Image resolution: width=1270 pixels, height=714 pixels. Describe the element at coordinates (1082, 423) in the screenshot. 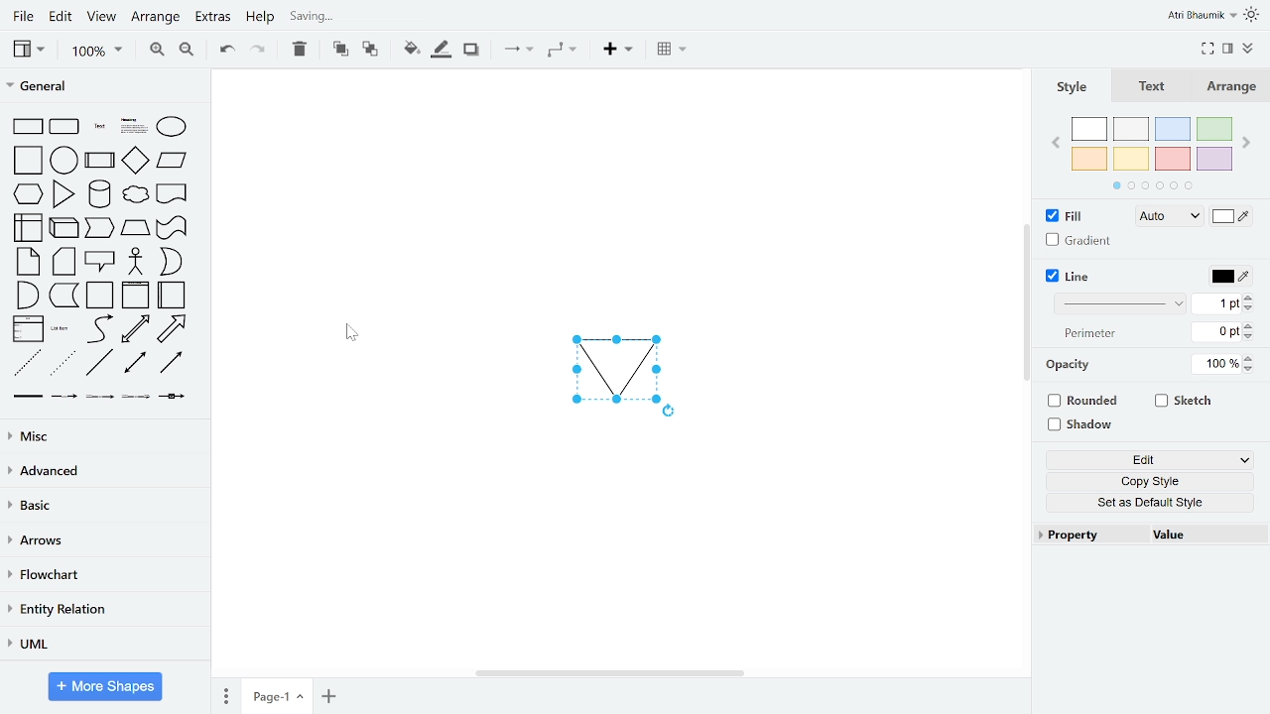

I see `shadow` at that location.